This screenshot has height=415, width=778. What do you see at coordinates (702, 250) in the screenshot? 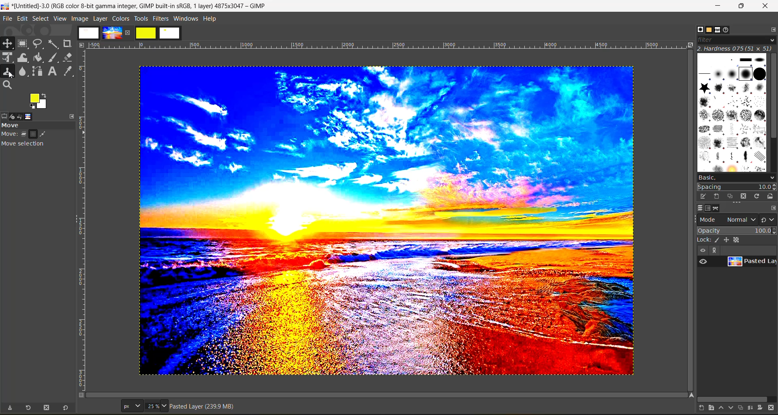
I see `view` at bounding box center [702, 250].